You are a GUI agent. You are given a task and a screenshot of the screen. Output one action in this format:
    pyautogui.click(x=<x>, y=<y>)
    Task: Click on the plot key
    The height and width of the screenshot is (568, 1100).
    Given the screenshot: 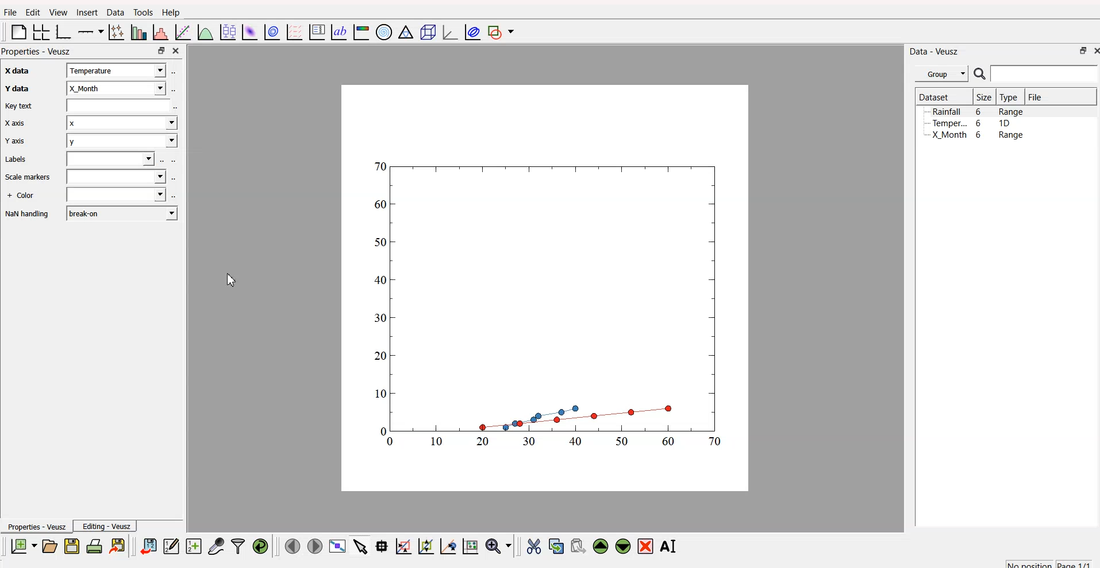 What is the action you would take?
    pyautogui.click(x=316, y=33)
    